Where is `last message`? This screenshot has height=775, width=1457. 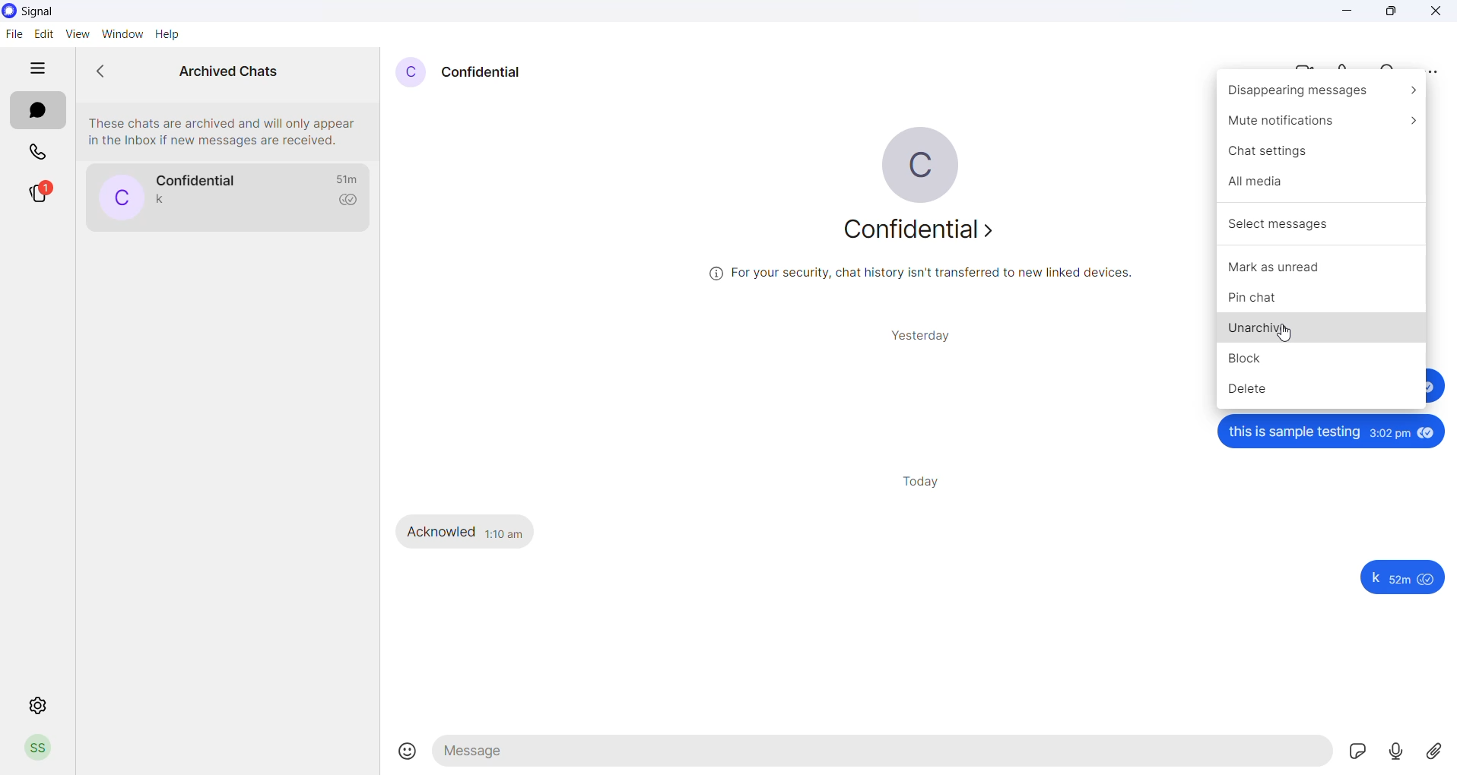 last message is located at coordinates (159, 201).